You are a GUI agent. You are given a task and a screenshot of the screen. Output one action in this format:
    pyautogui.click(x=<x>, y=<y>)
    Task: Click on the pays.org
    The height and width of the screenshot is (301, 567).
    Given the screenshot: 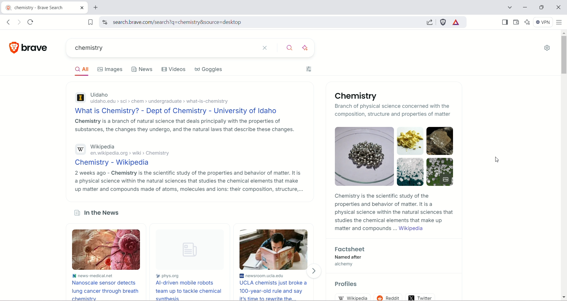 What is the action you would take?
    pyautogui.click(x=168, y=274)
    